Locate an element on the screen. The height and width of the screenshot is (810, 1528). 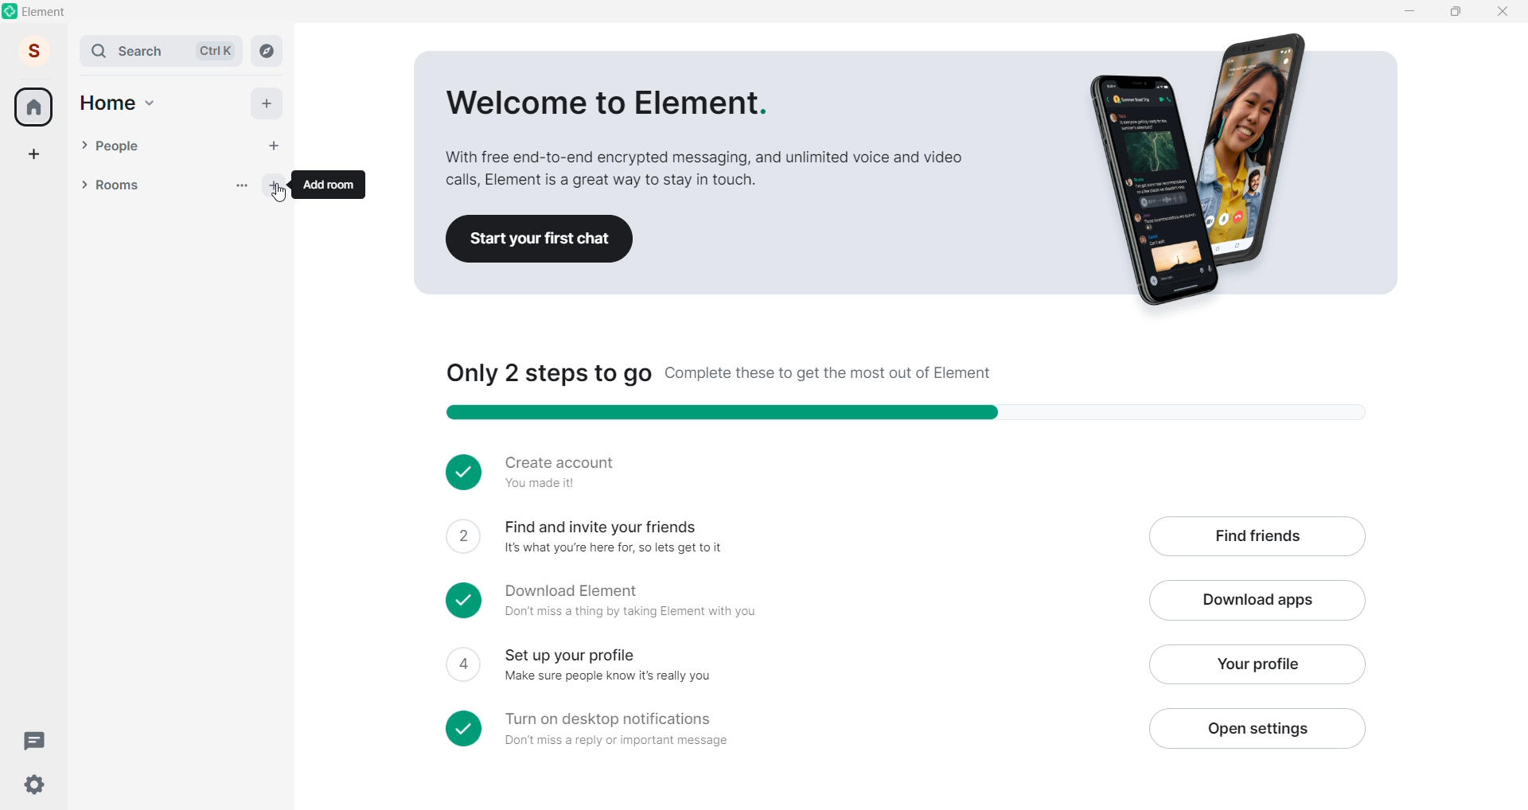
Element is located at coordinates (46, 12).